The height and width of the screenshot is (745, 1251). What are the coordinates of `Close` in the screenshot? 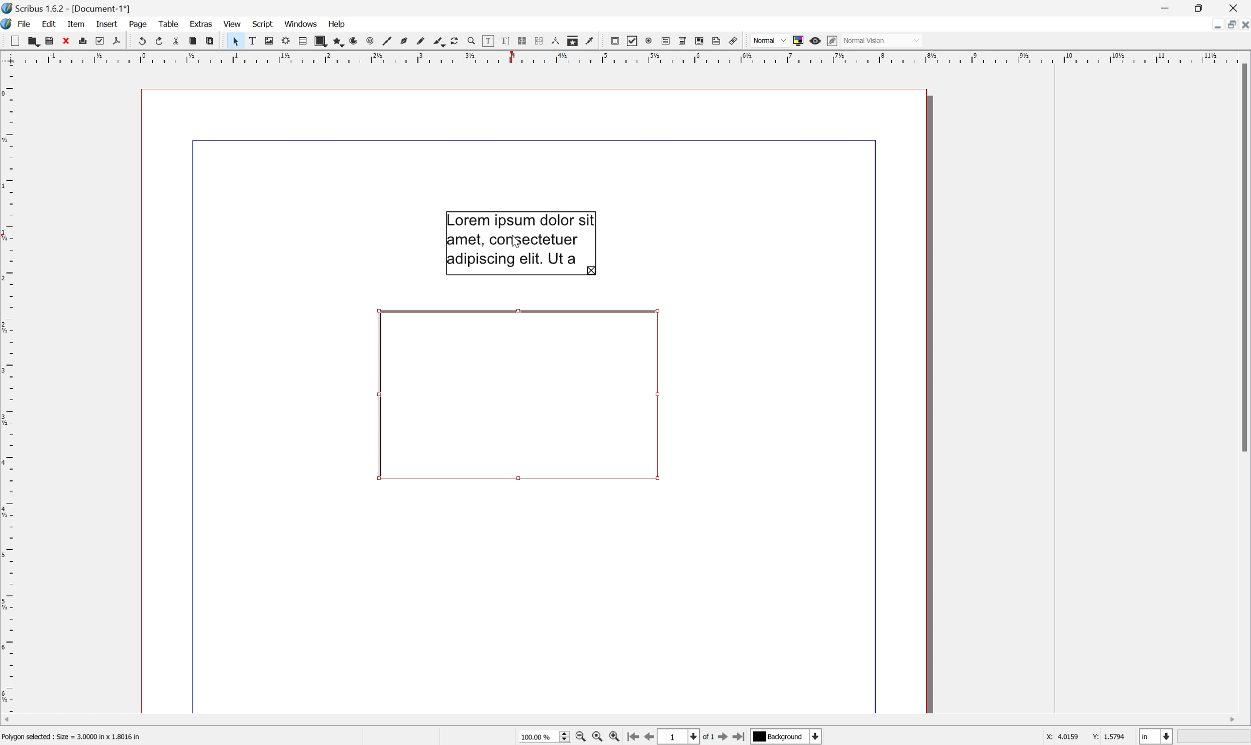 It's located at (1235, 7).